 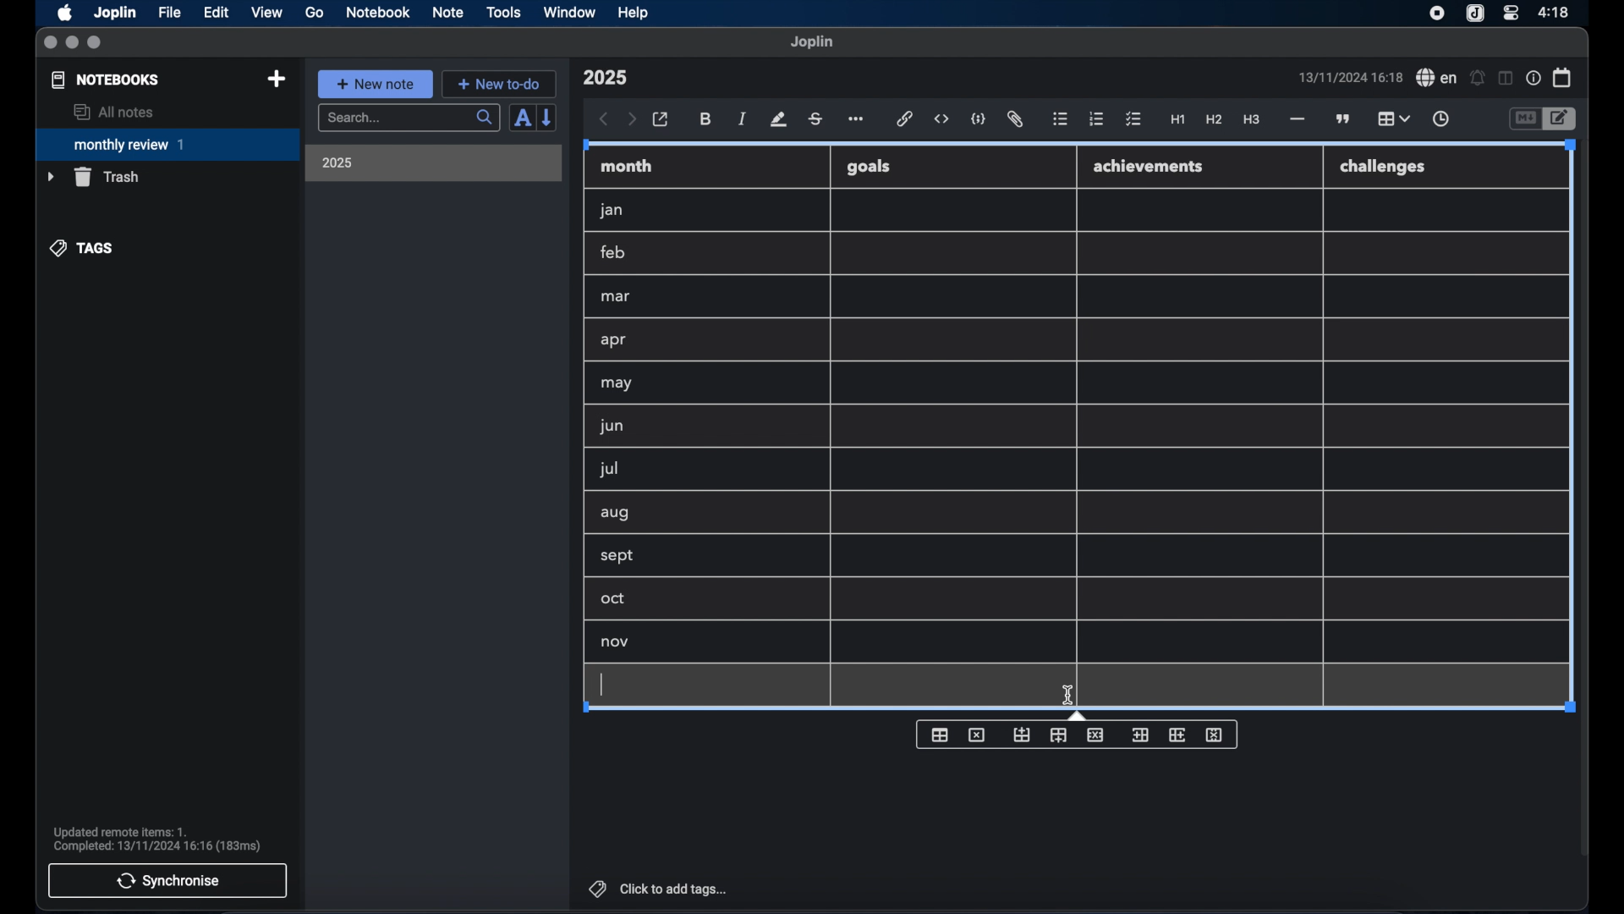 I want to click on table highlighted, so click(x=1391, y=118).